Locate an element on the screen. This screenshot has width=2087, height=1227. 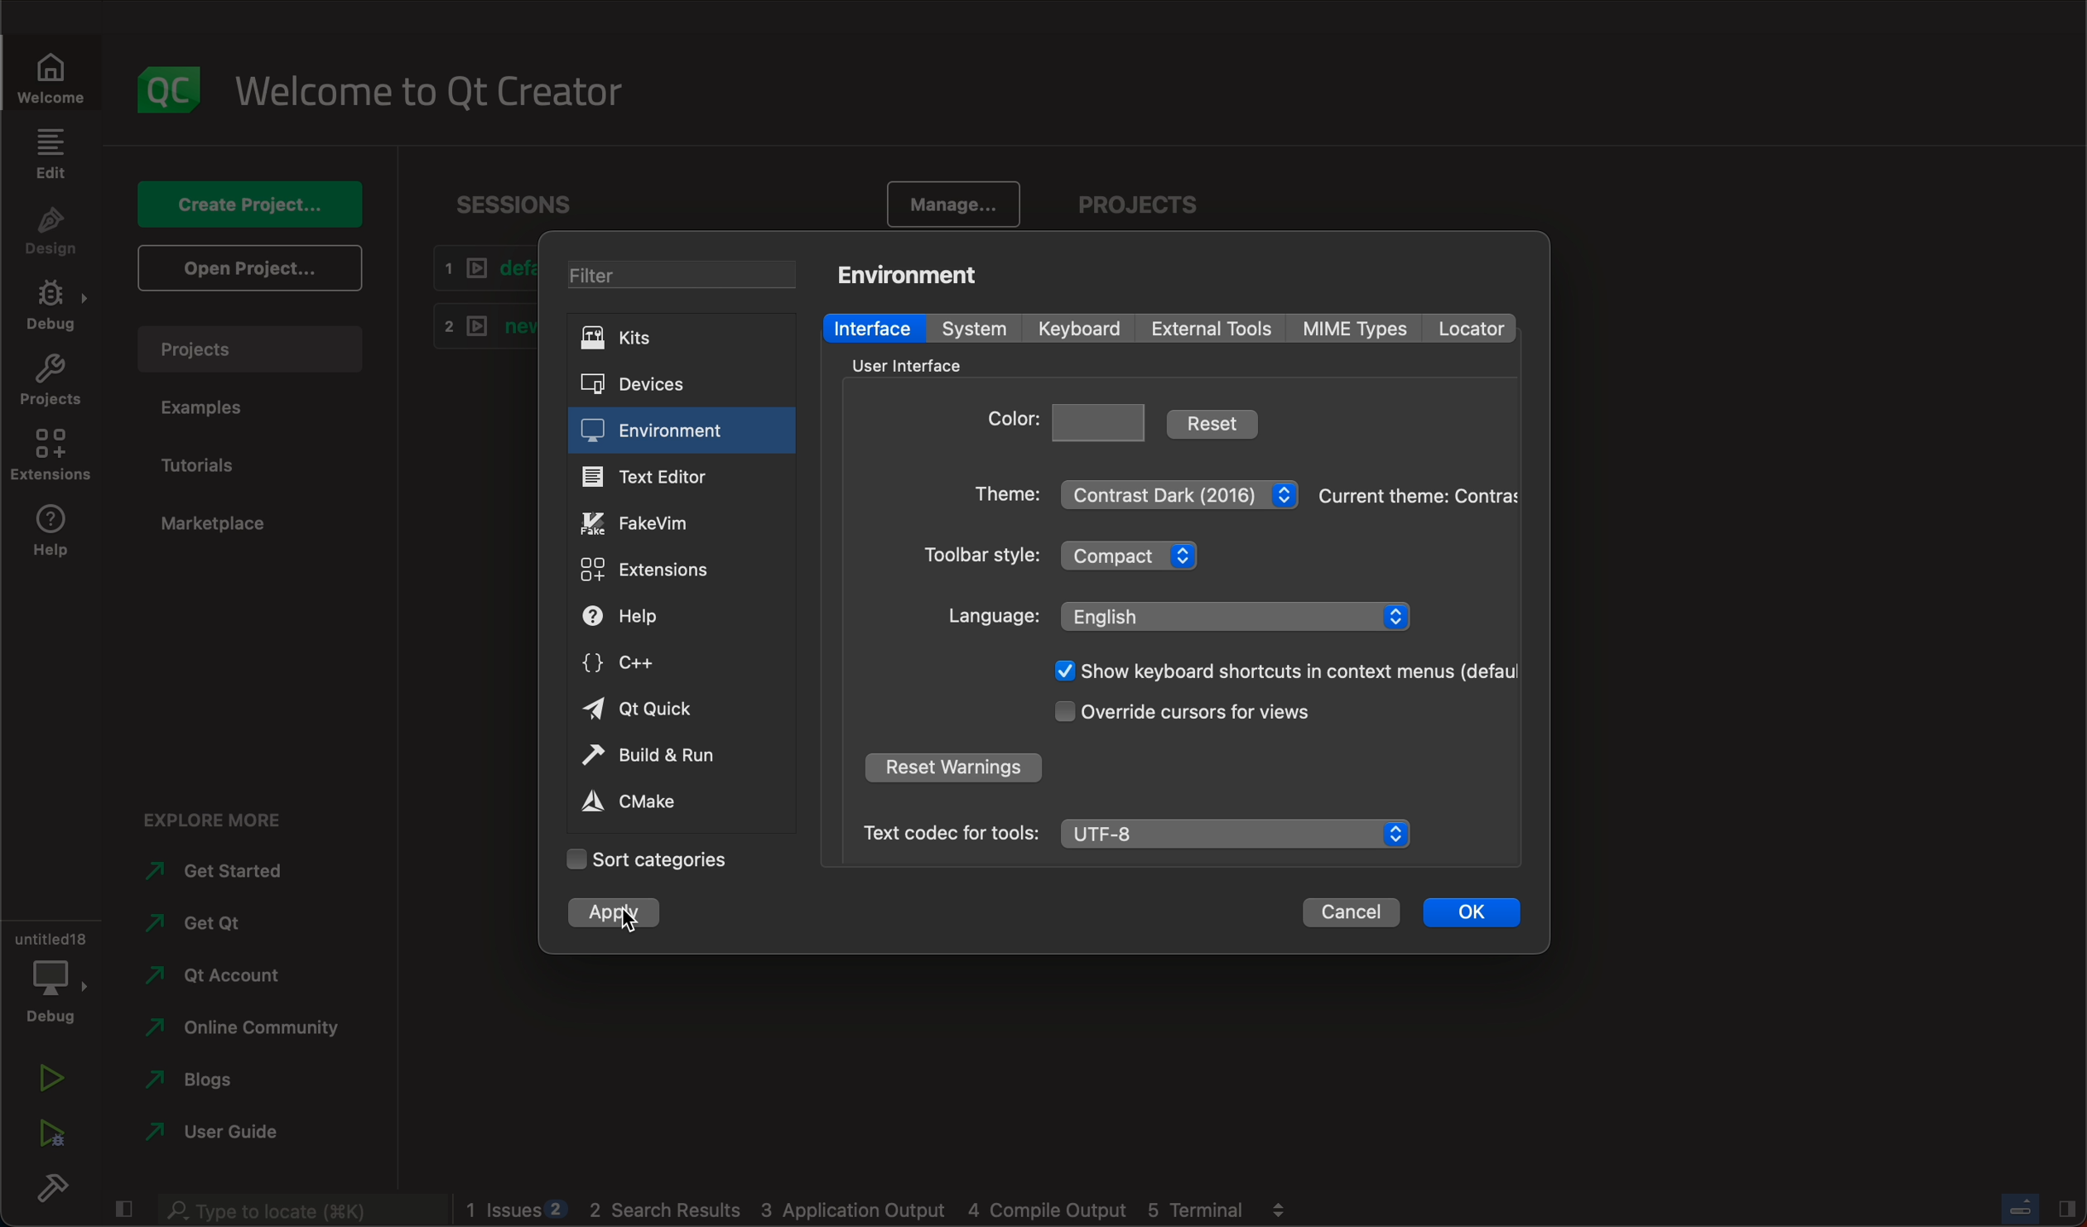
projects is located at coordinates (1135, 205).